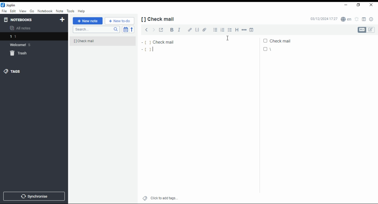  What do you see at coordinates (126, 29) in the screenshot?
I see `toggle sort order field` at bounding box center [126, 29].